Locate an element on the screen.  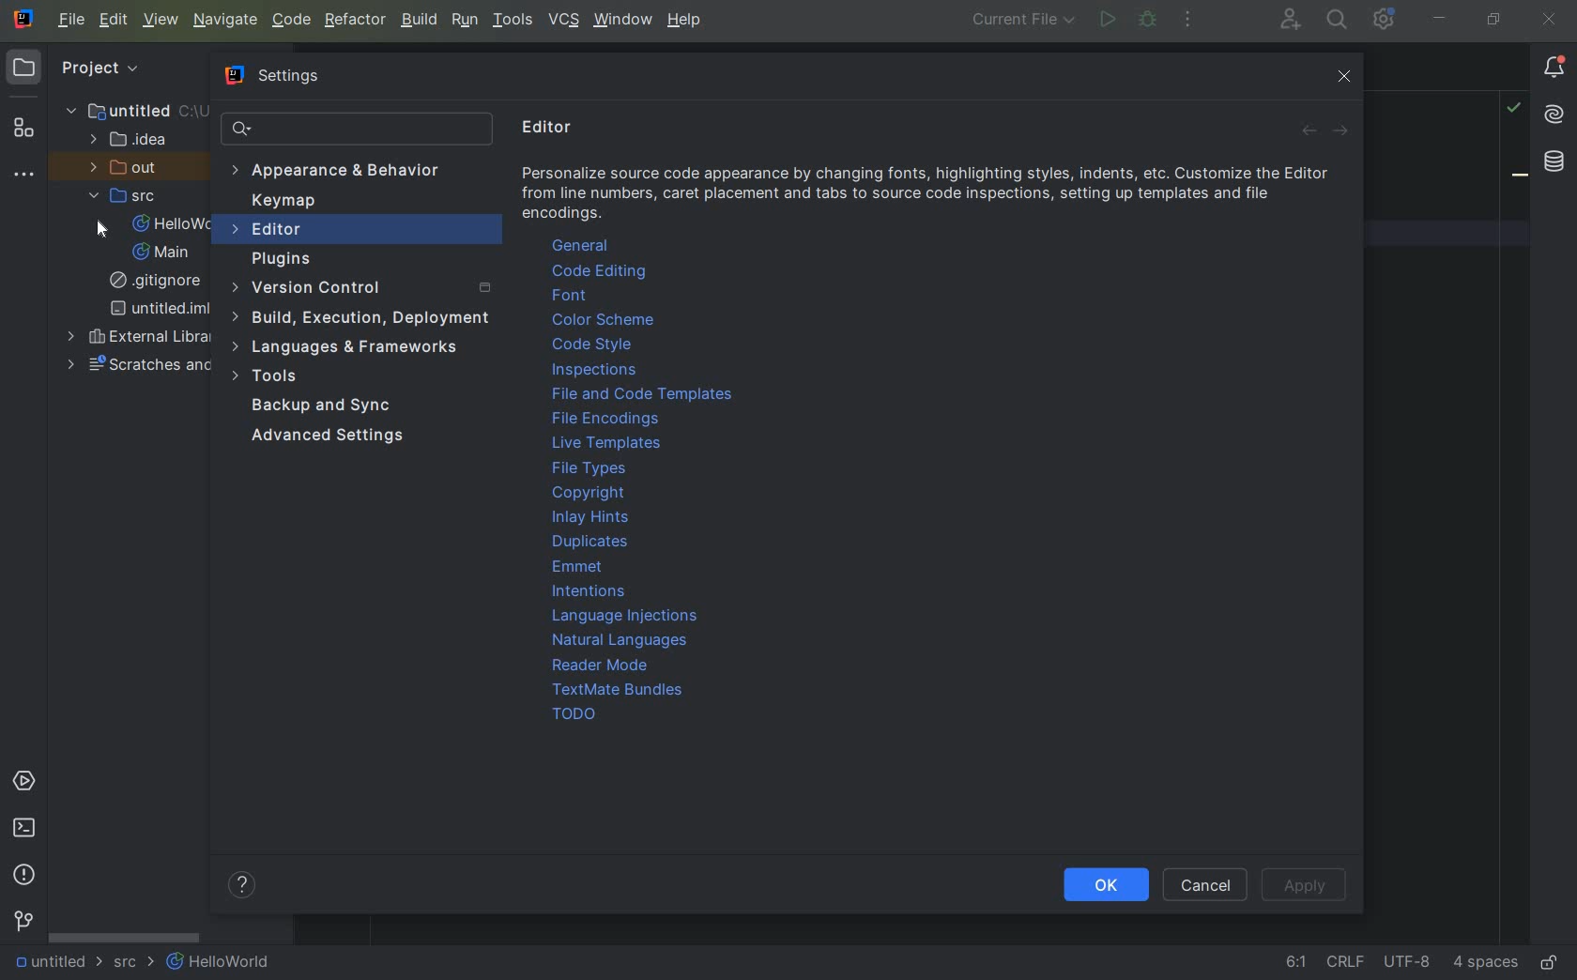
database is located at coordinates (1554, 162).